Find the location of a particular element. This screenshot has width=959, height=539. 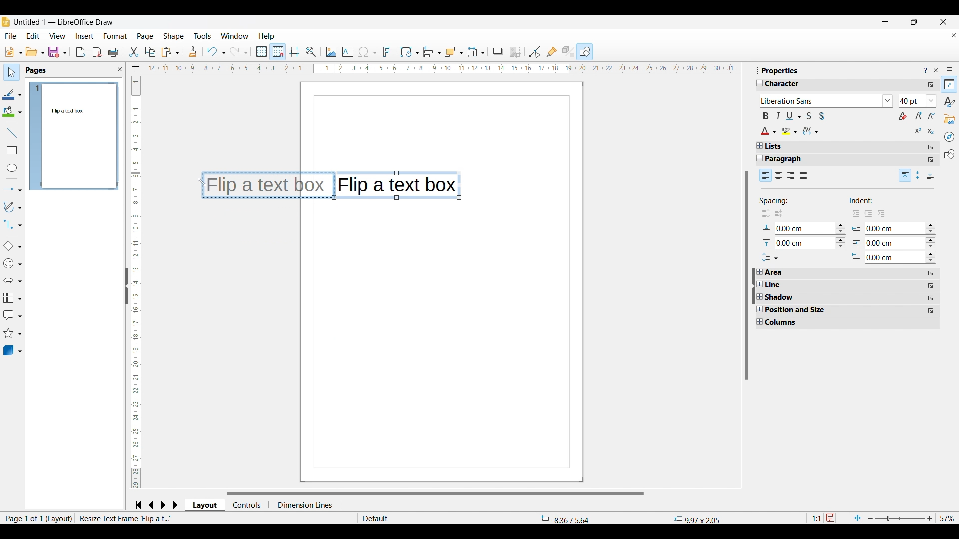

contacts is located at coordinates (246, 505).